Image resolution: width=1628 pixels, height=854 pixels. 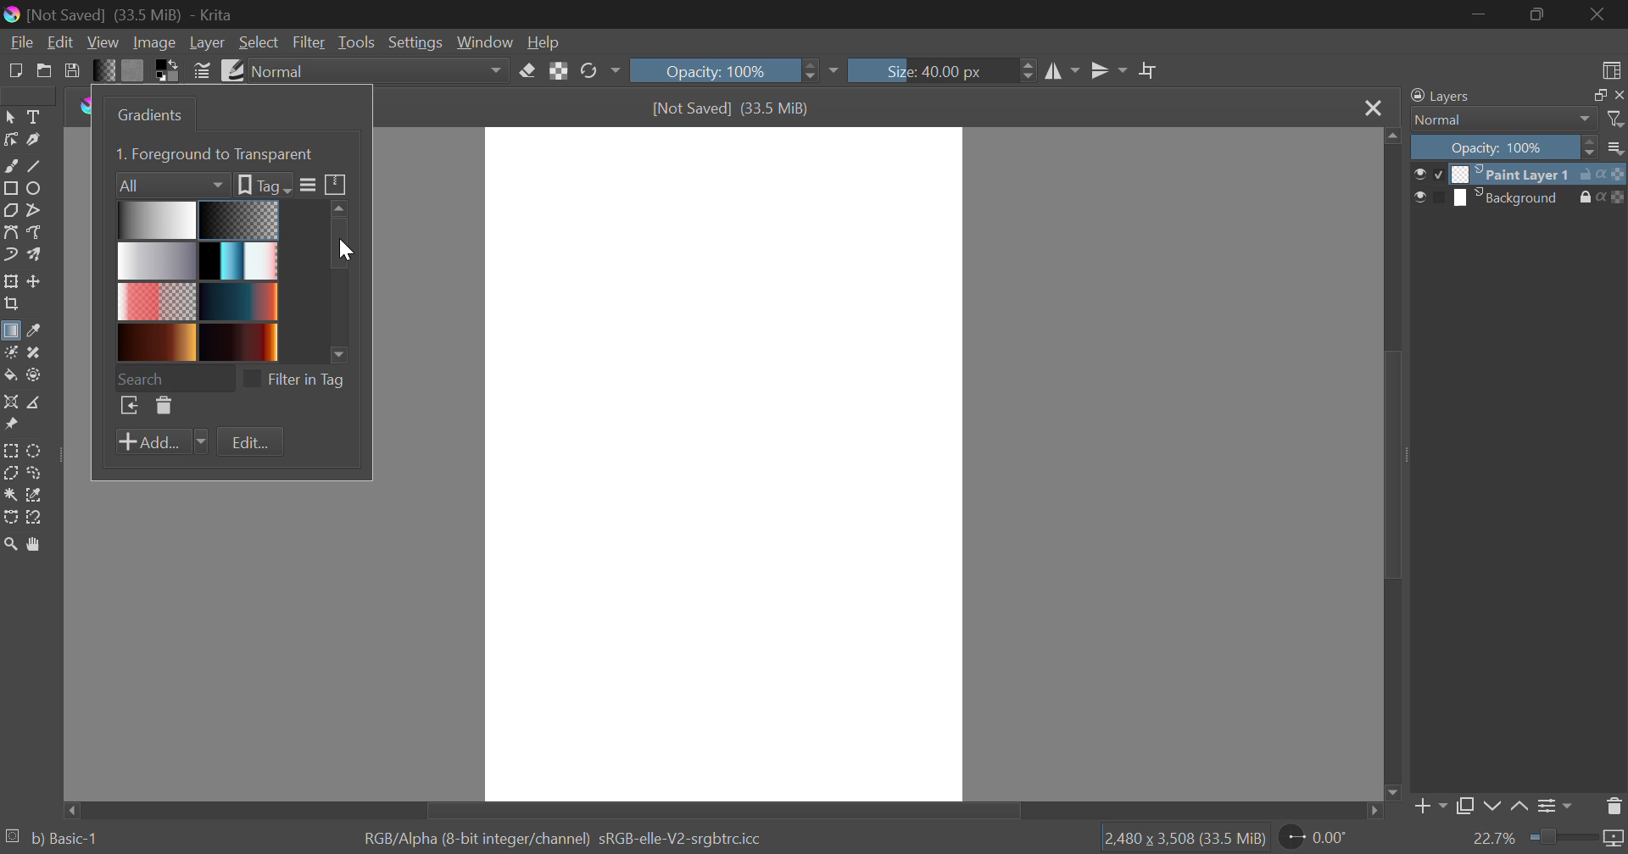 What do you see at coordinates (153, 42) in the screenshot?
I see `Image` at bounding box center [153, 42].